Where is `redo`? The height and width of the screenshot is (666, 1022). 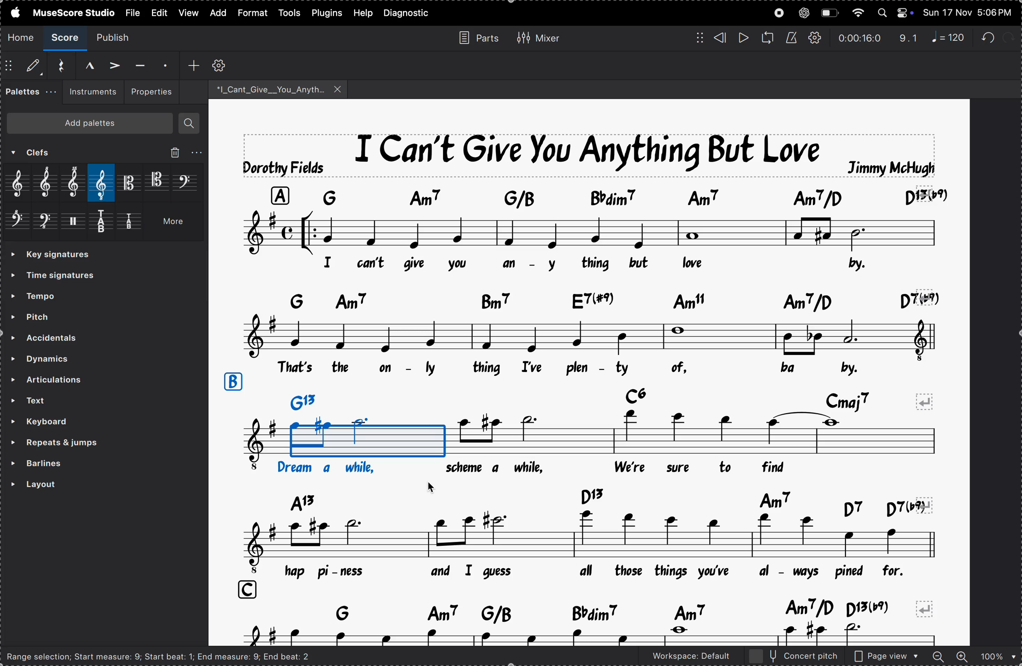 redo is located at coordinates (990, 36).